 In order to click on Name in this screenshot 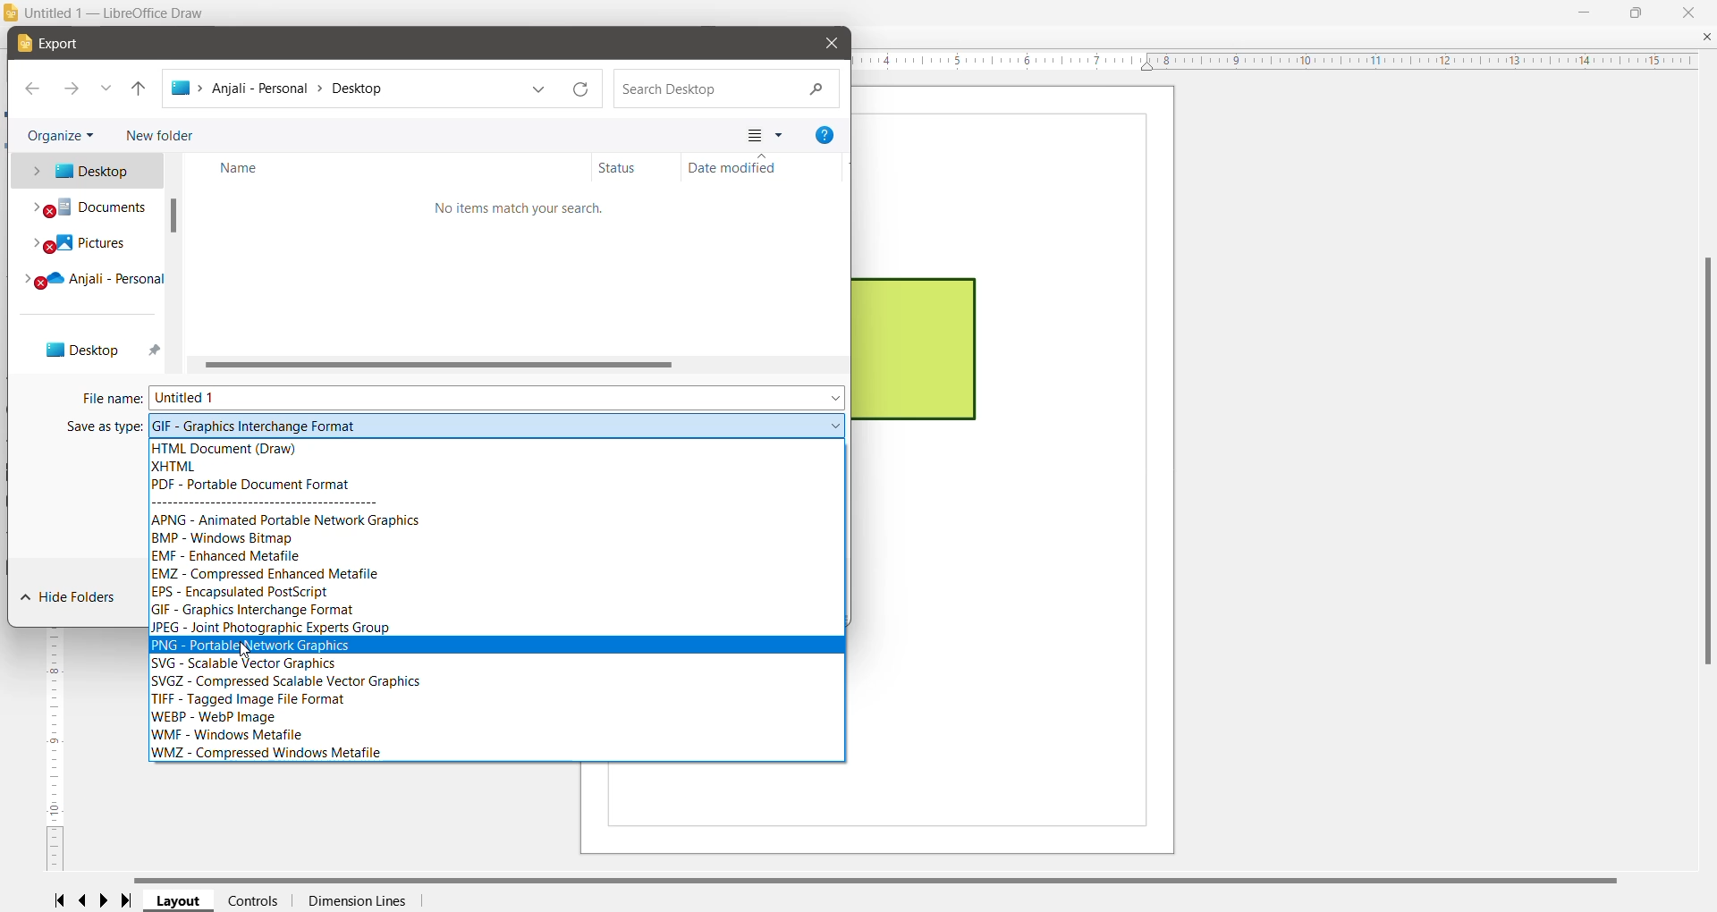, I will do `click(391, 167)`.